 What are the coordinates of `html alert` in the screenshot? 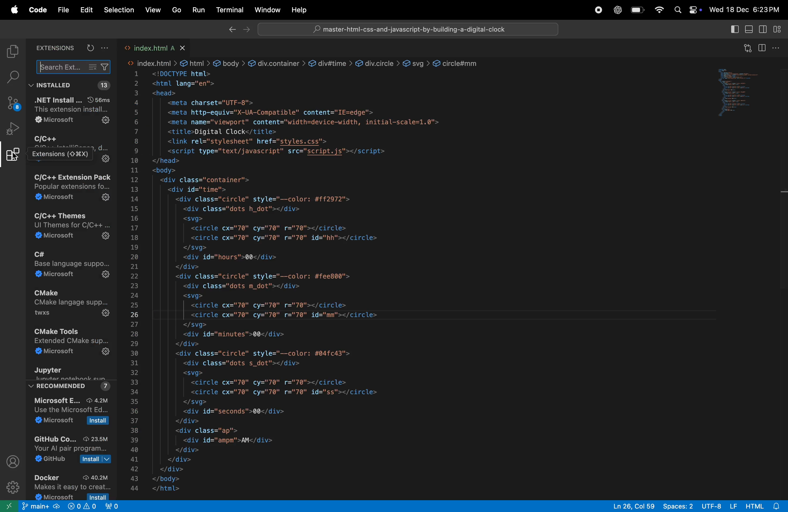 It's located at (763, 506).